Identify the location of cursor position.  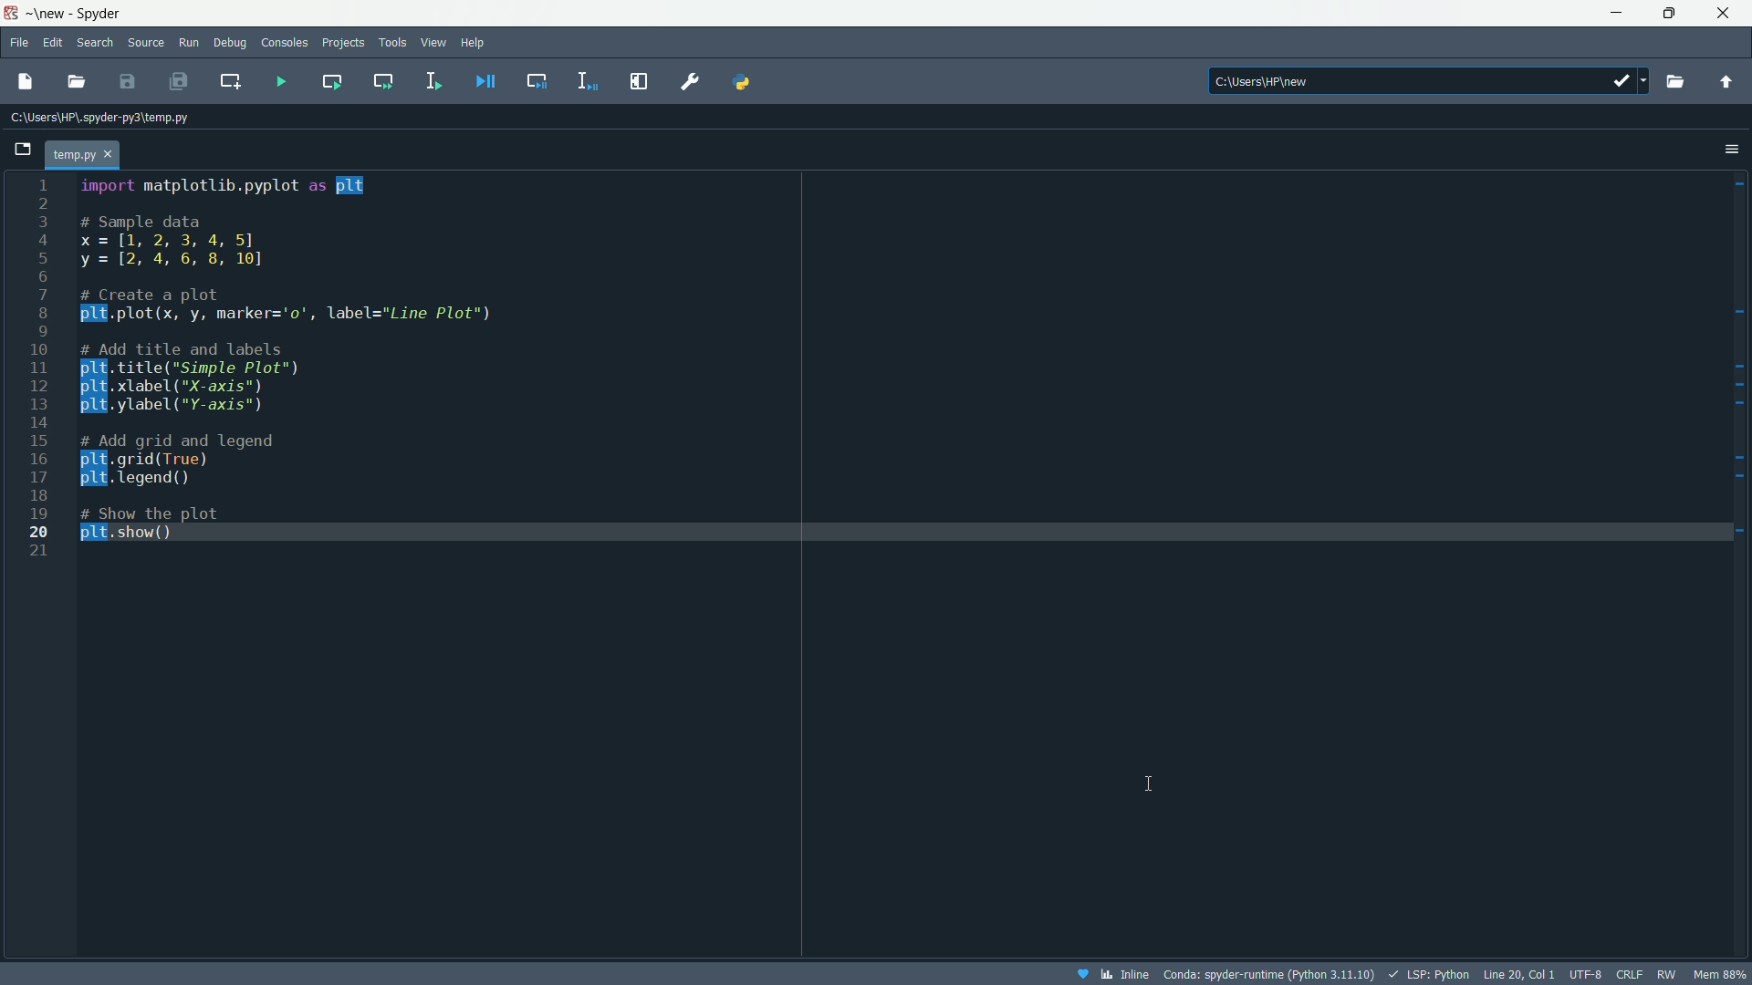
(1519, 973).